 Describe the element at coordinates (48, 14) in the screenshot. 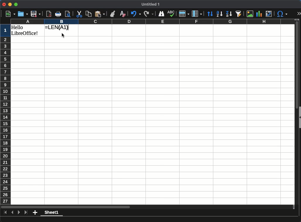

I see `pdf` at that location.